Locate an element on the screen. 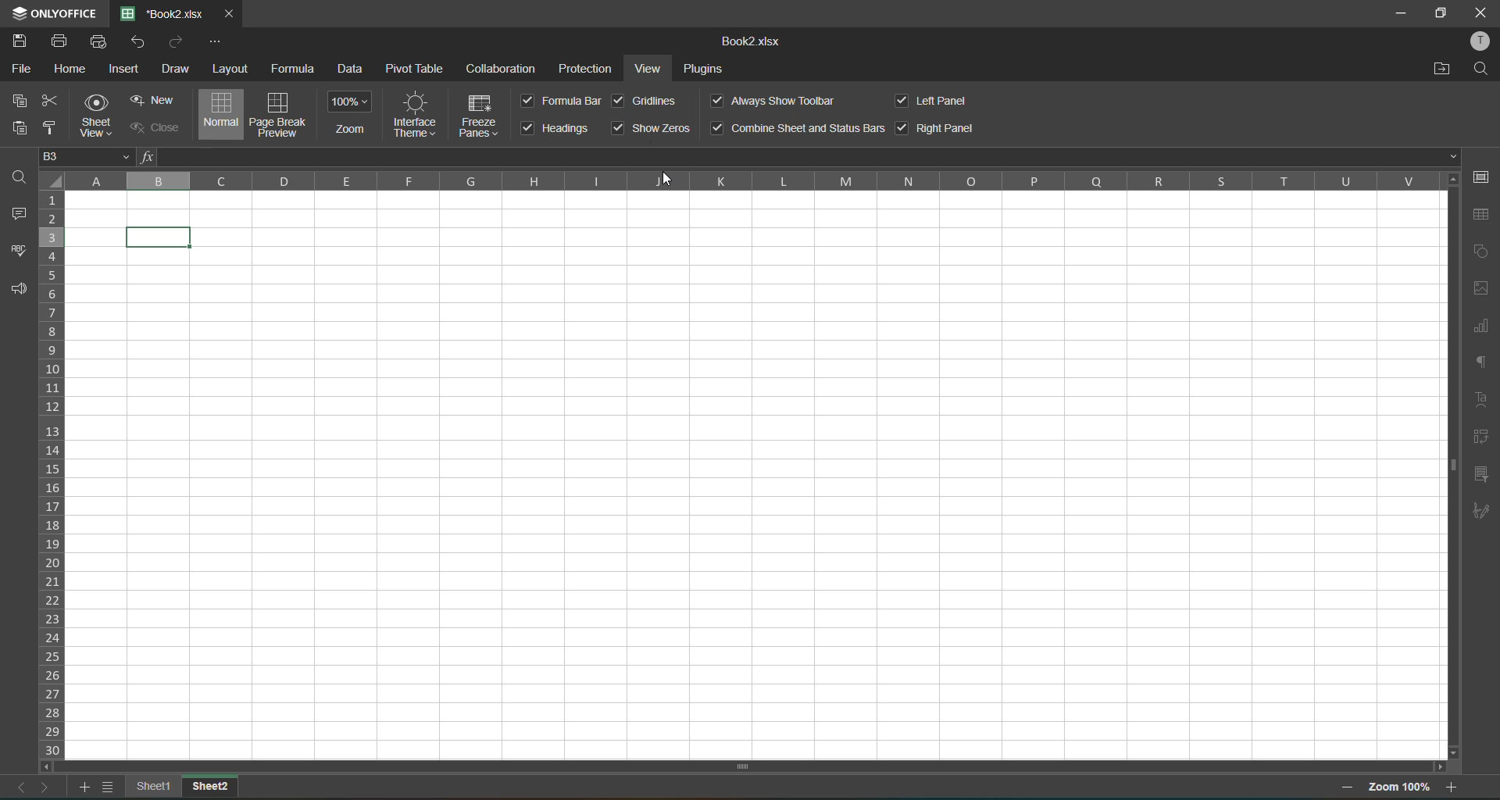  Gridlines enabled is located at coordinates (619, 102).